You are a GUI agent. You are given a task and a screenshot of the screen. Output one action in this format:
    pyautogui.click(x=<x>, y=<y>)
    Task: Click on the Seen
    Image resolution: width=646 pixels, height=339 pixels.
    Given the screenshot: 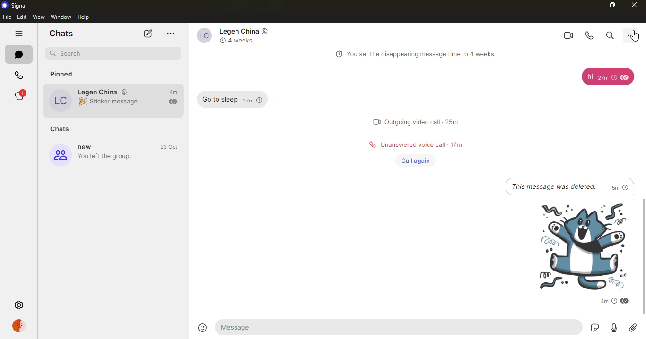 What is the action you would take?
    pyautogui.click(x=626, y=302)
    